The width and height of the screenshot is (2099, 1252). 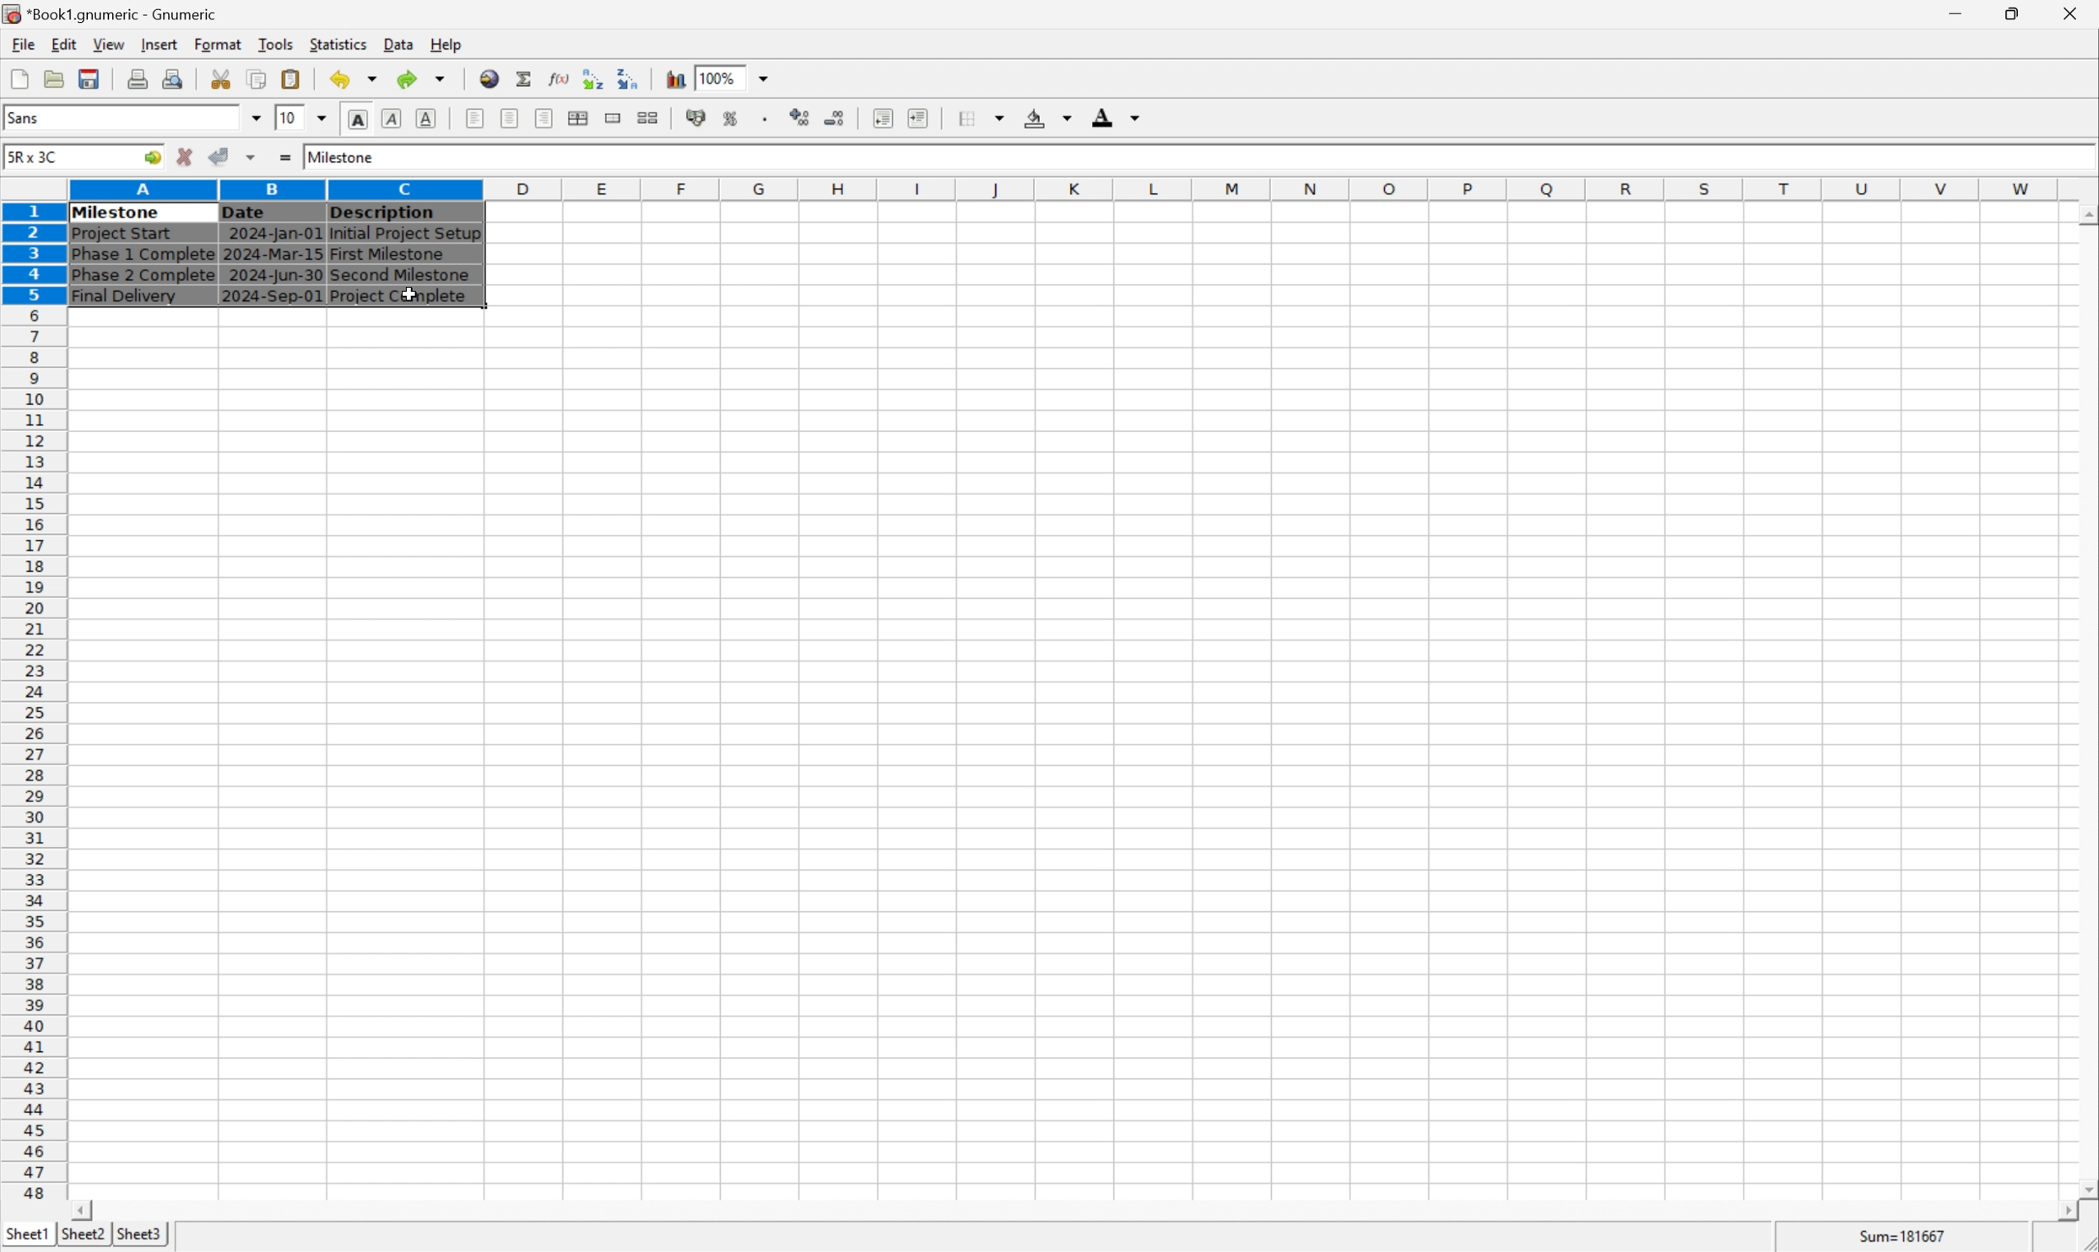 What do you see at coordinates (225, 155) in the screenshot?
I see `accept changes` at bounding box center [225, 155].